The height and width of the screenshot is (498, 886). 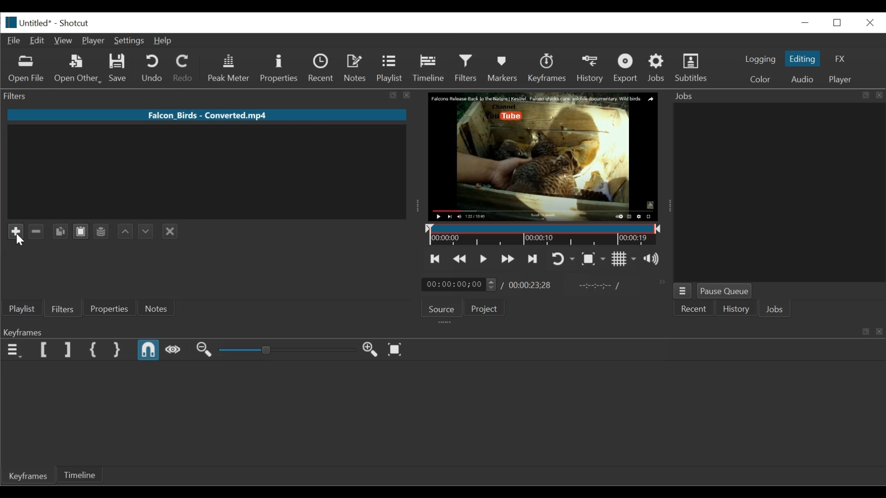 I want to click on Jobs Menu, so click(x=683, y=291).